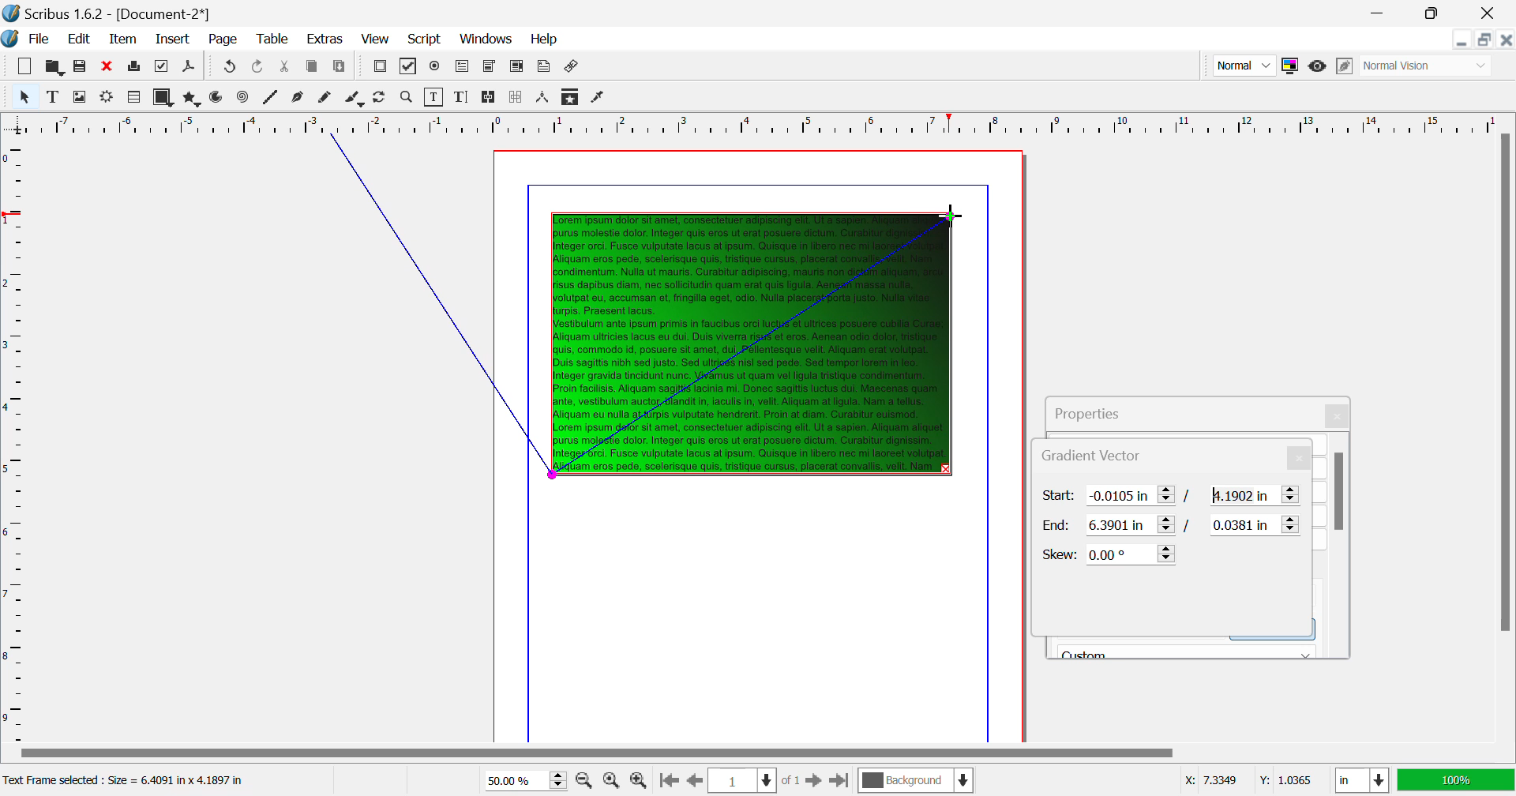 Image resolution: width=1516 pixels, height=796 pixels. What do you see at coordinates (127, 781) in the screenshot?
I see `Text Frame selected: Size = 6.4091 in x 4.1897 in` at bounding box center [127, 781].